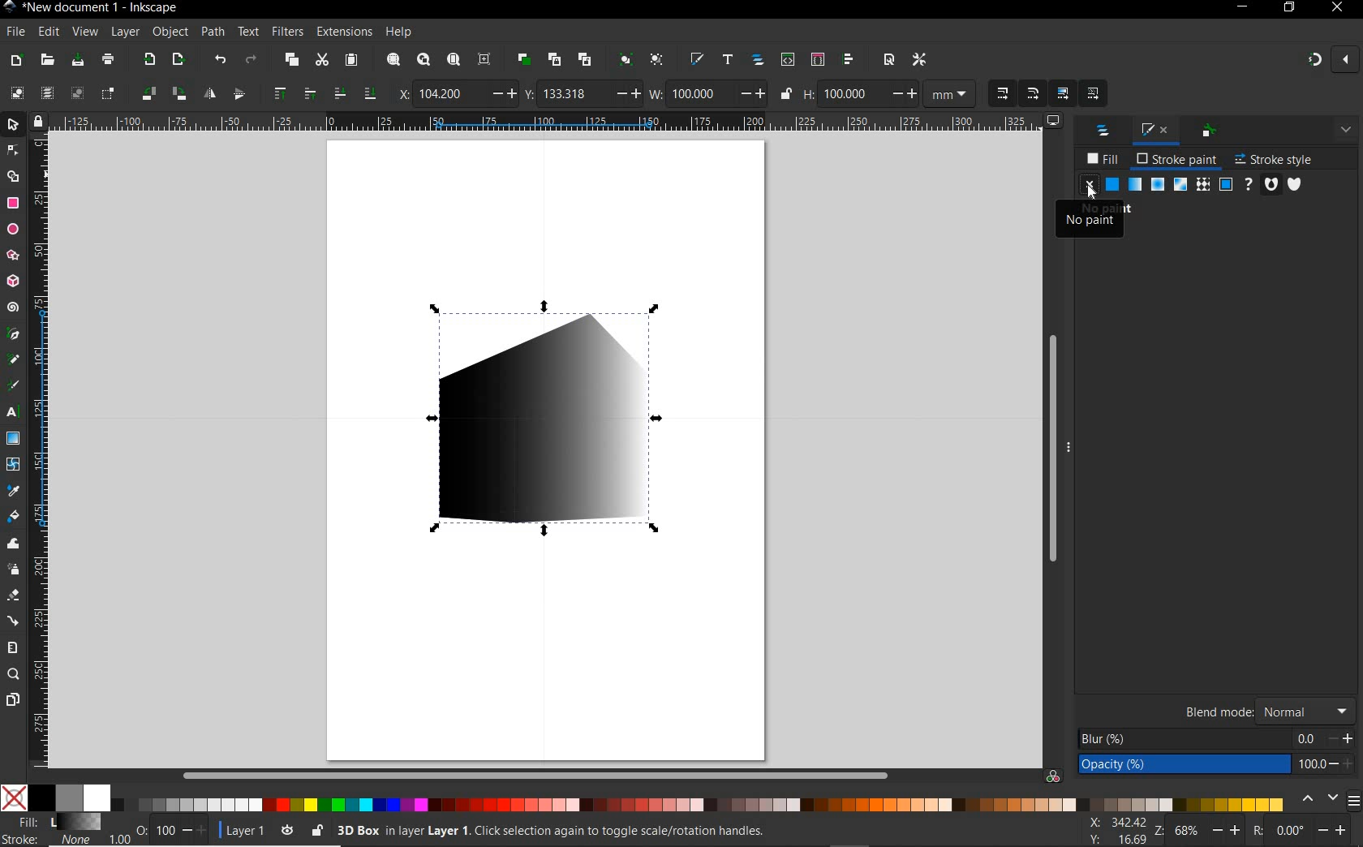  What do you see at coordinates (317, 832) in the screenshot?
I see `LOCK OR UNLOCK CURRENT LAYER` at bounding box center [317, 832].